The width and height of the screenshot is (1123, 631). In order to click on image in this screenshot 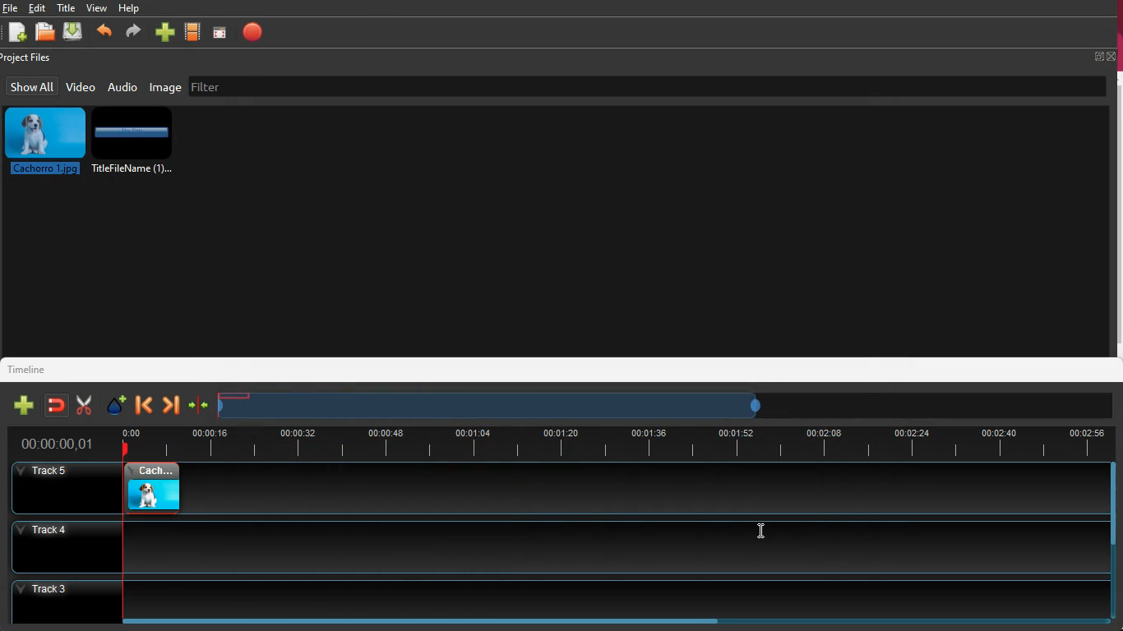, I will do `click(166, 87)`.